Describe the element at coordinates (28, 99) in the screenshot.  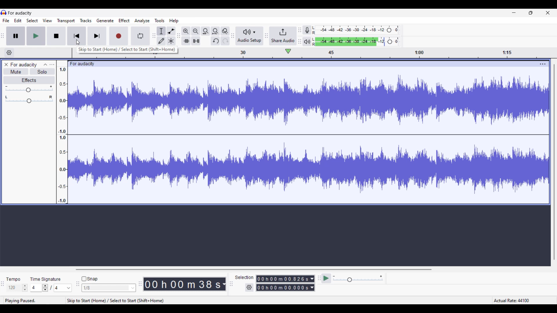
I see `Pan slider` at that location.